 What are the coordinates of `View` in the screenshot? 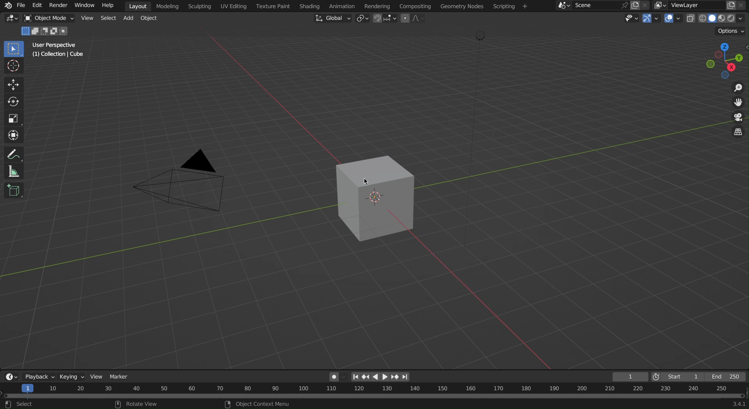 It's located at (98, 376).